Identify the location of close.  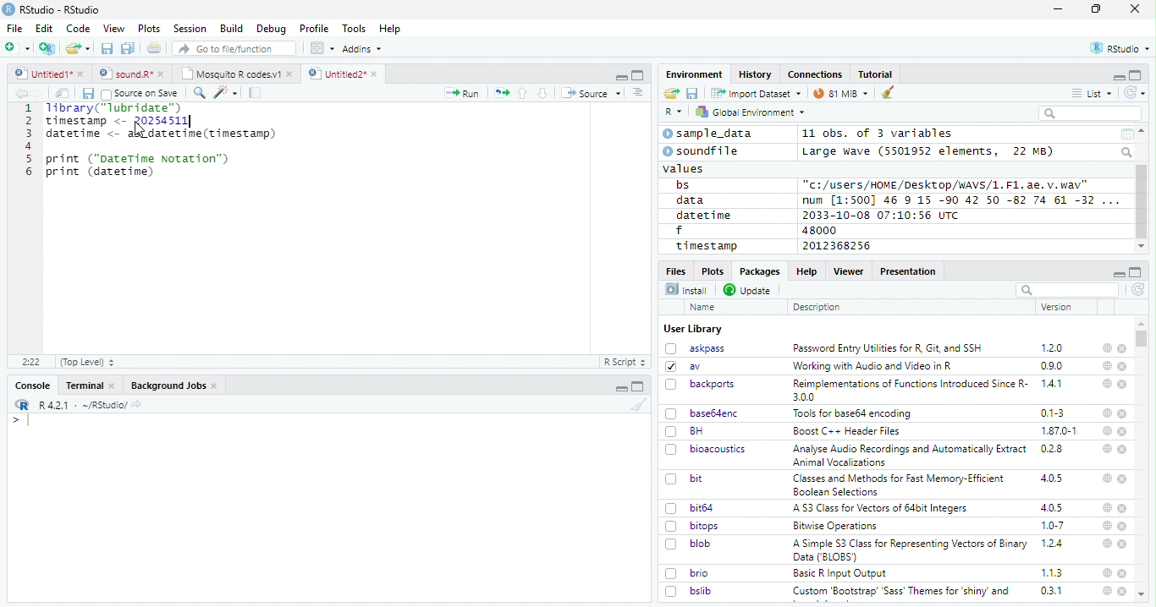
(1122, 413).